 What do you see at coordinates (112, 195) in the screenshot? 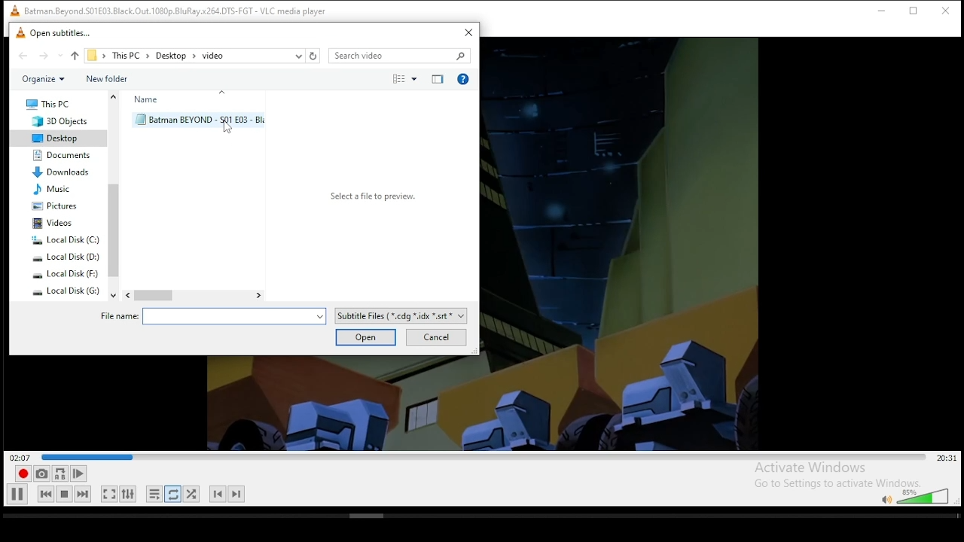
I see `scroll bar` at bounding box center [112, 195].